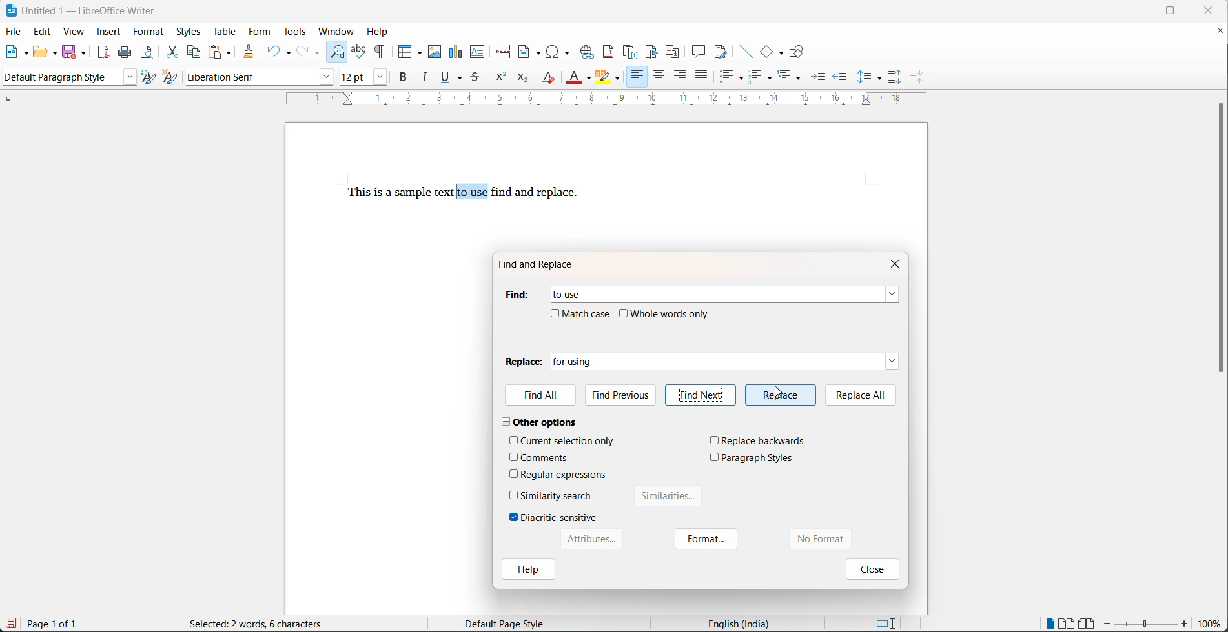 The width and height of the screenshot is (1228, 632). Describe the element at coordinates (56, 624) in the screenshot. I see `Page 1 of 1` at that location.